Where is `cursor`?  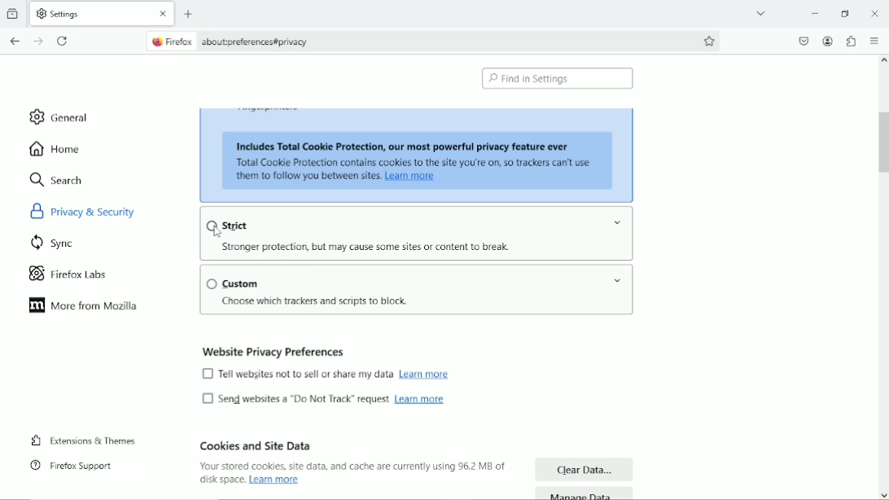
cursor is located at coordinates (217, 233).